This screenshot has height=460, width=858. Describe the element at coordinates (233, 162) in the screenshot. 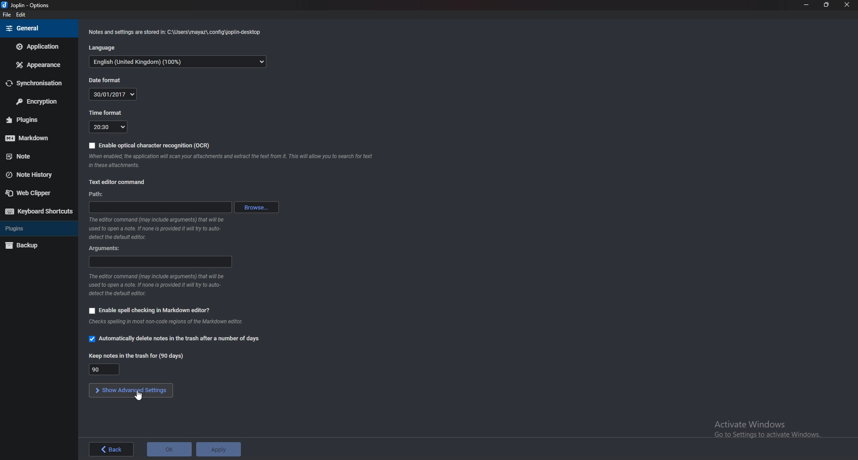

I see `Info on ocr` at that location.